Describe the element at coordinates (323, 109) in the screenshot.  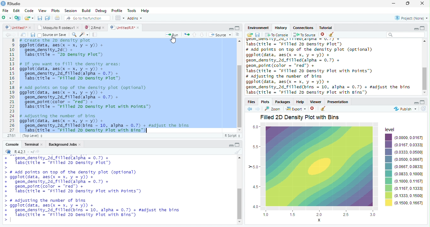
I see `clear` at that location.